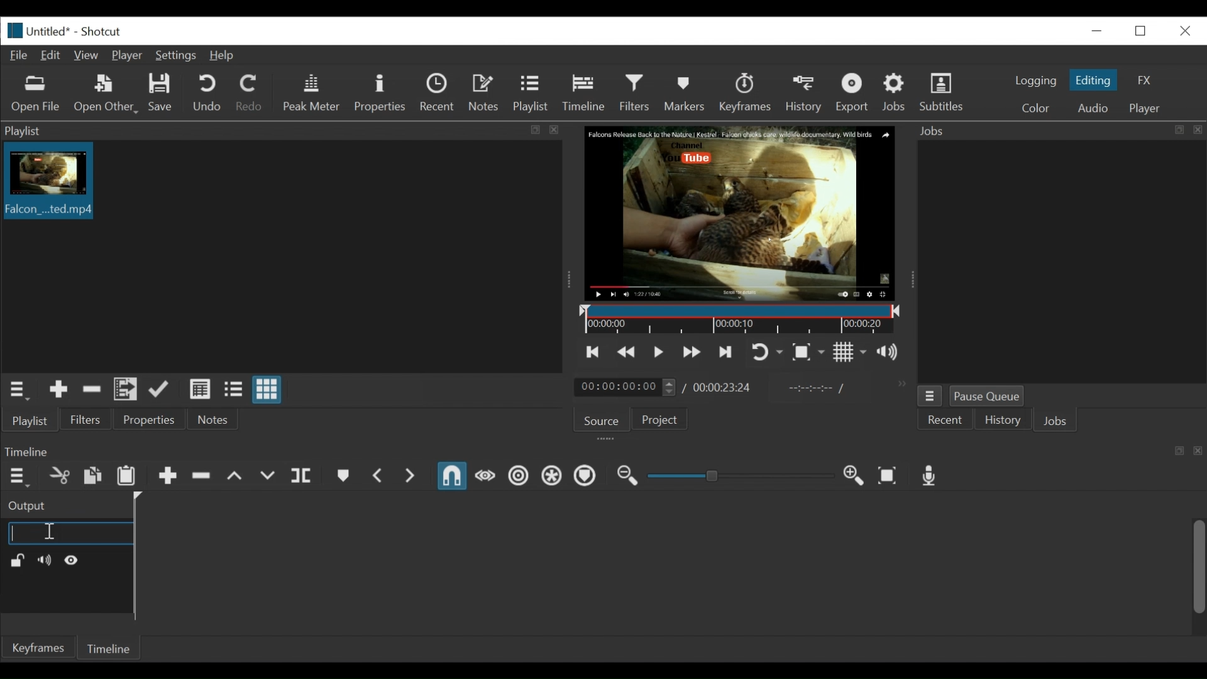 This screenshot has height=679, width=1207. What do you see at coordinates (585, 477) in the screenshot?
I see `Ripple Markers` at bounding box center [585, 477].